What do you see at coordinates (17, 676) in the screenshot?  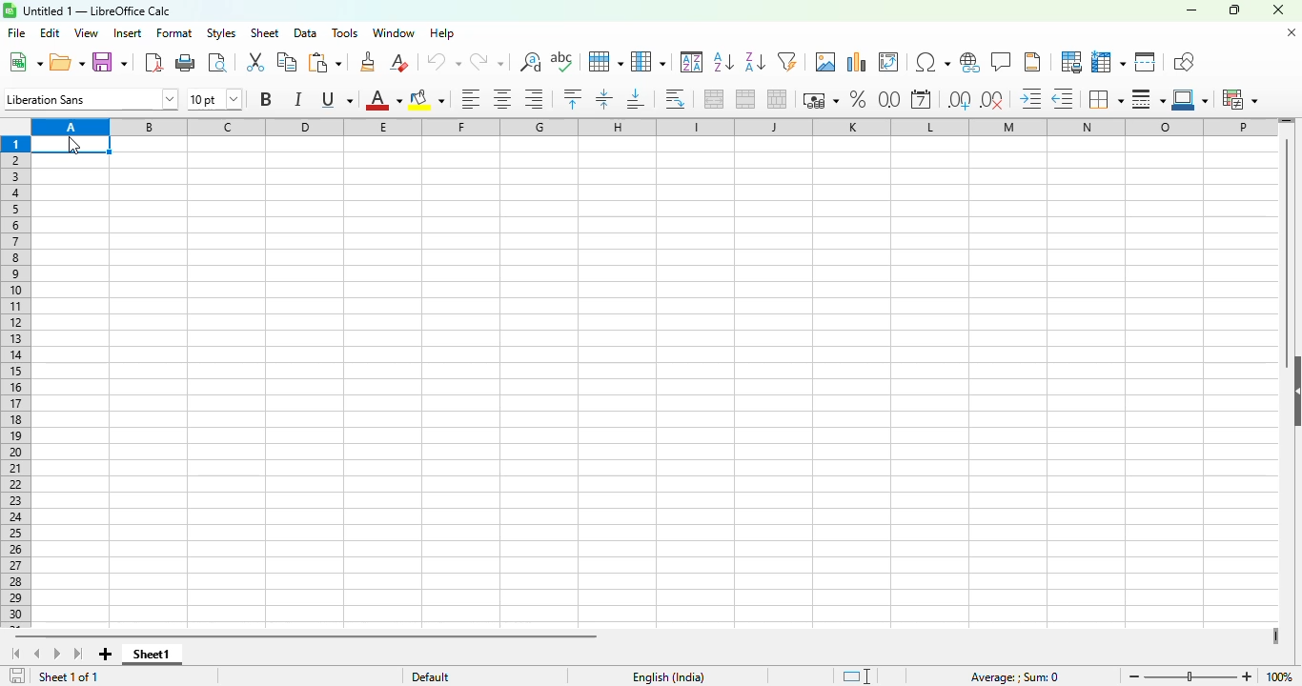 I see `click to save the document` at bounding box center [17, 676].